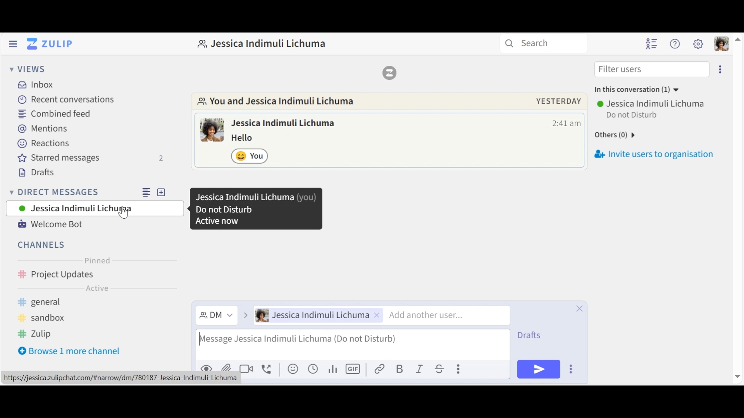 Image resolution: width=744 pixels, height=418 pixels. What do you see at coordinates (400, 369) in the screenshot?
I see `Bold` at bounding box center [400, 369].